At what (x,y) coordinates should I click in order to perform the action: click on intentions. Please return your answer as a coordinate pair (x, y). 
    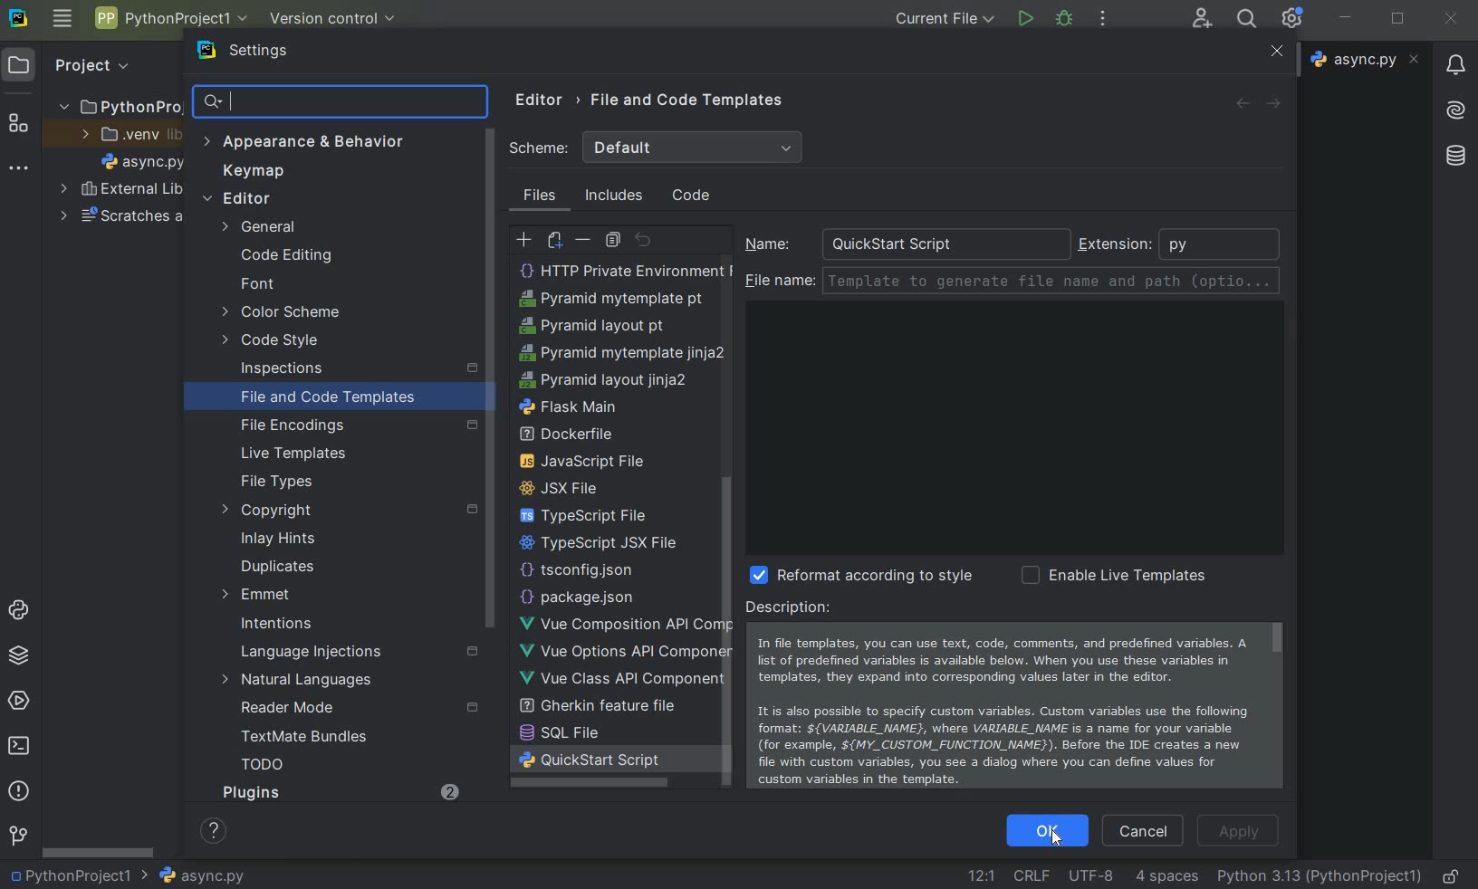
    Looking at the image, I should click on (293, 625).